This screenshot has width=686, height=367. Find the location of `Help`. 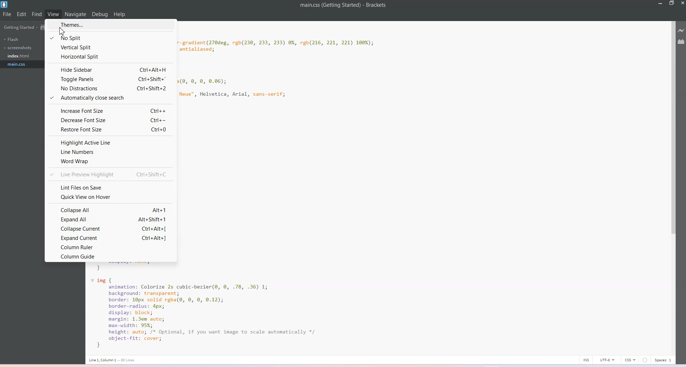

Help is located at coordinates (120, 15).